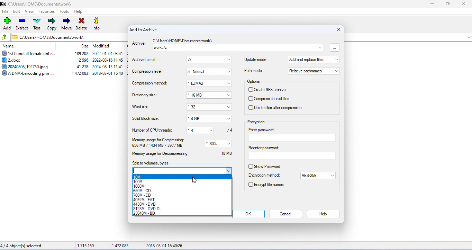 The width and height of the screenshot is (472, 250). I want to click on *4, so click(196, 130).